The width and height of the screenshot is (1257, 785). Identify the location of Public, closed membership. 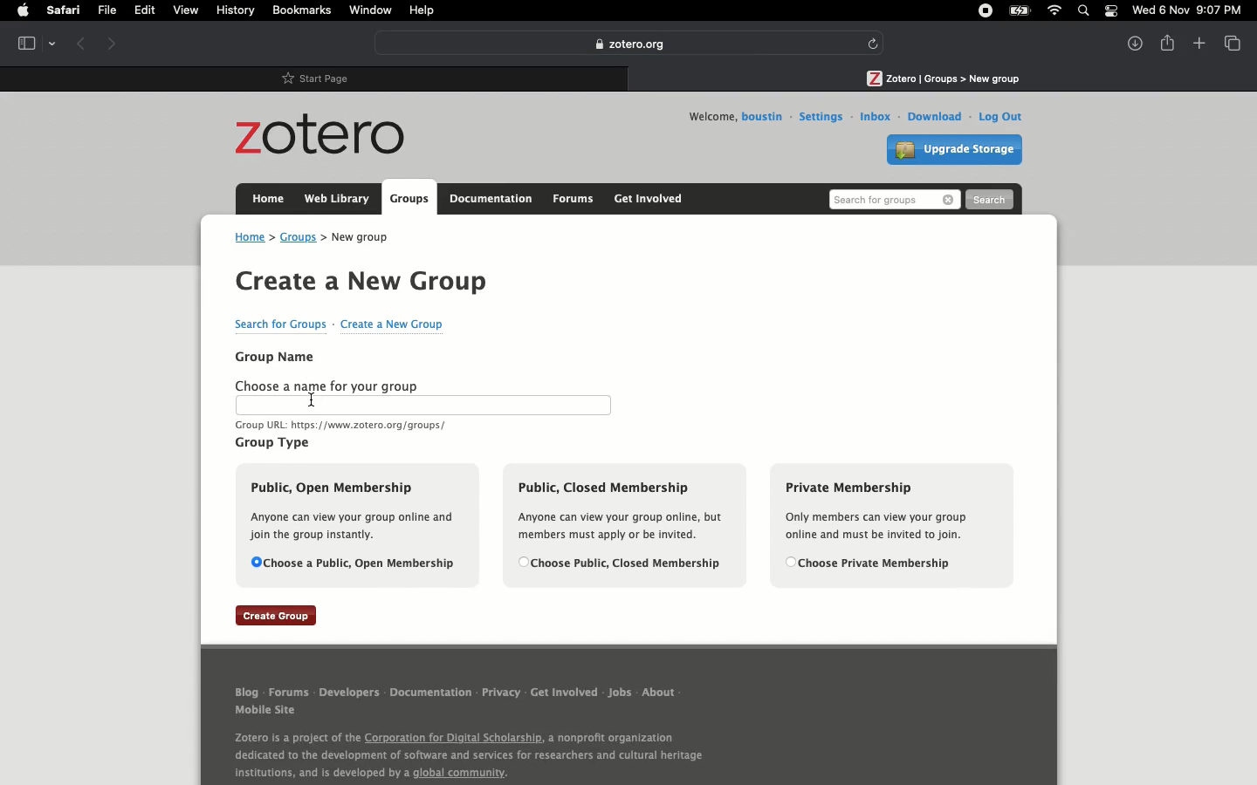
(623, 525).